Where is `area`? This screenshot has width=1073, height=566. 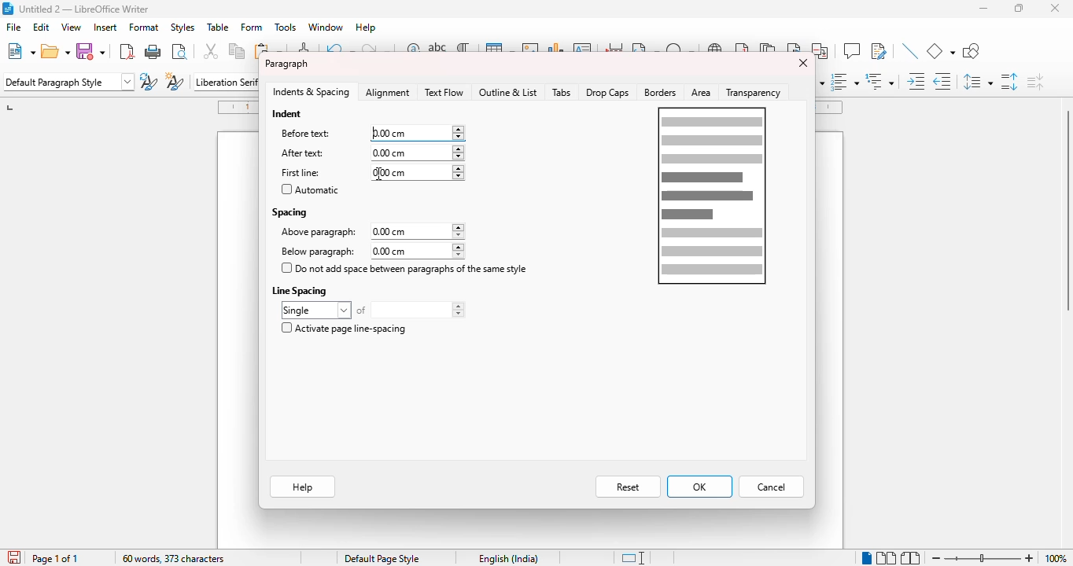 area is located at coordinates (702, 93).